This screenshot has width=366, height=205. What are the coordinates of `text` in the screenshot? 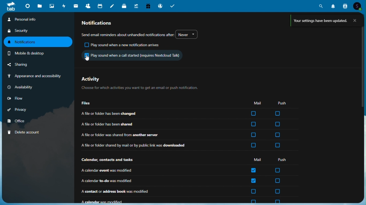 It's located at (128, 34).